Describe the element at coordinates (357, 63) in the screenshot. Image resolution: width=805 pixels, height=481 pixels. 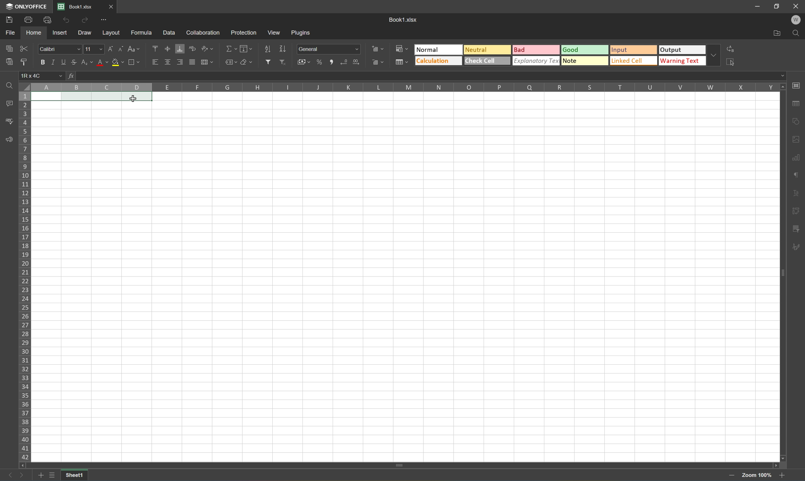
I see `Increase decimal` at that location.